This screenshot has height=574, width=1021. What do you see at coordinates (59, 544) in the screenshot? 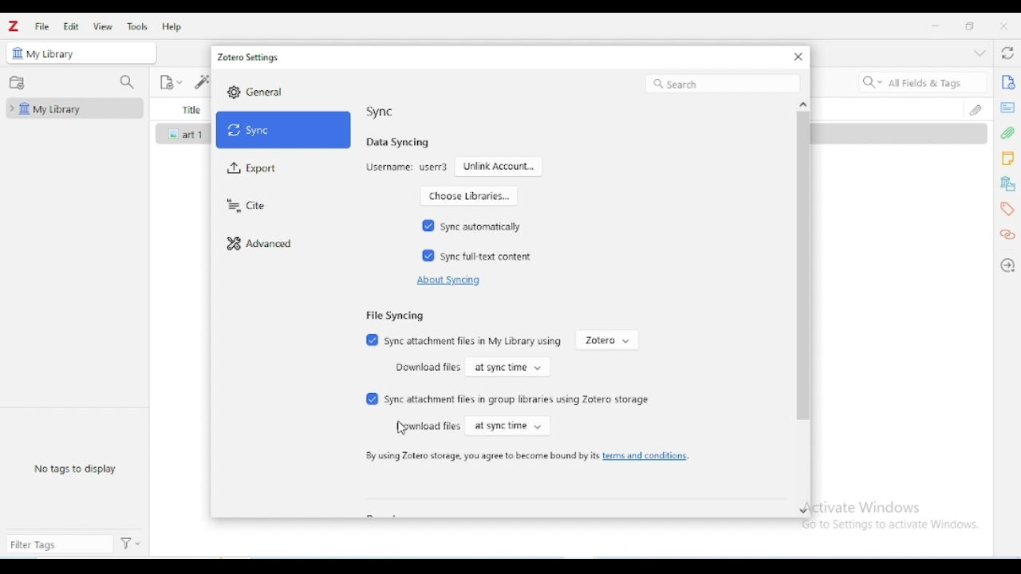
I see `filter tags` at bounding box center [59, 544].